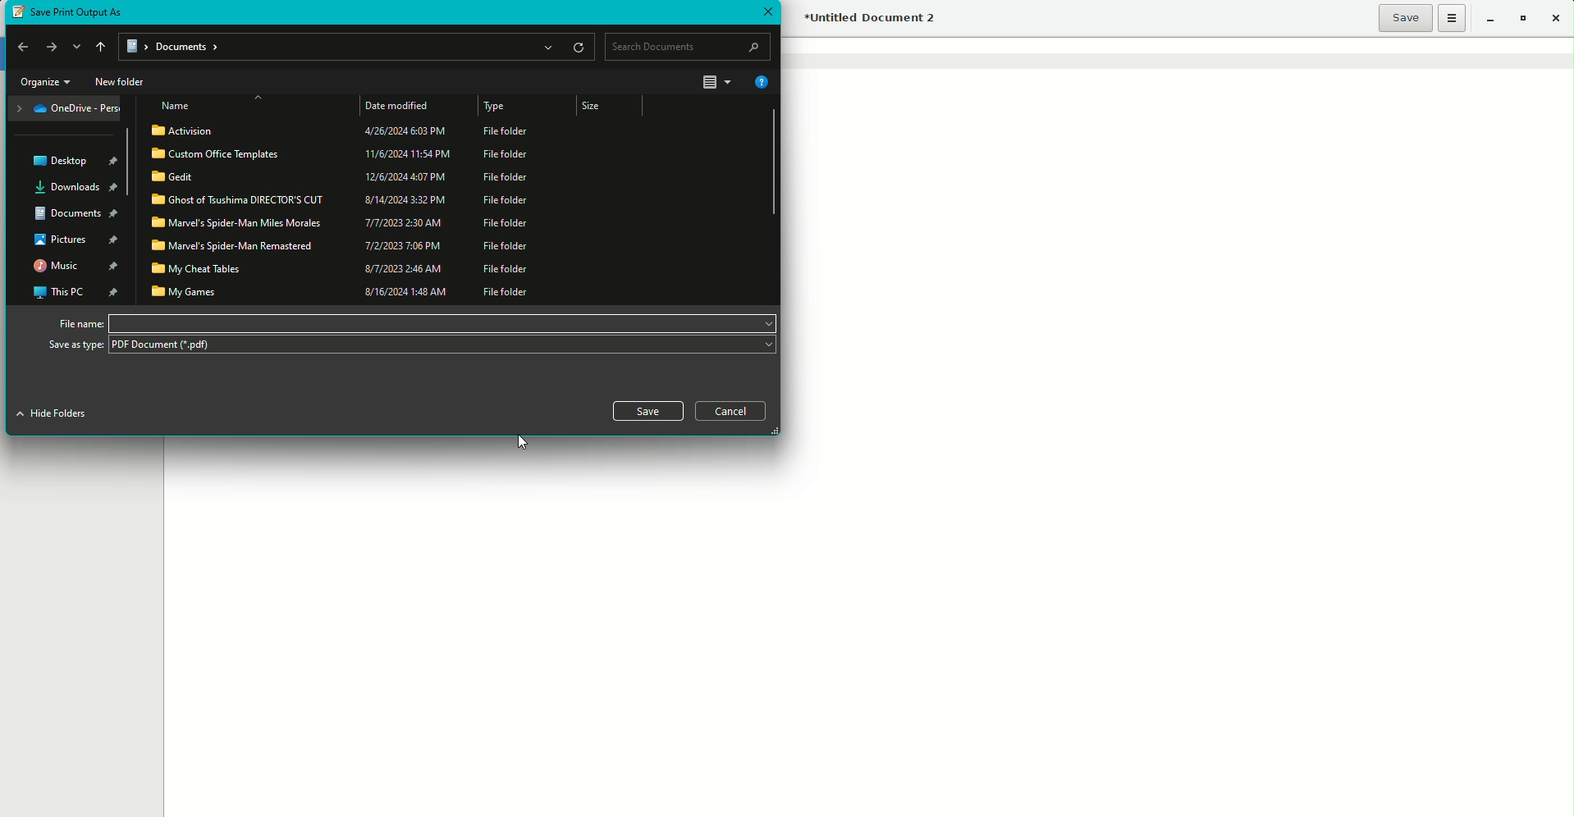  What do you see at coordinates (344, 223) in the screenshot?
I see `Miles Morales` at bounding box center [344, 223].